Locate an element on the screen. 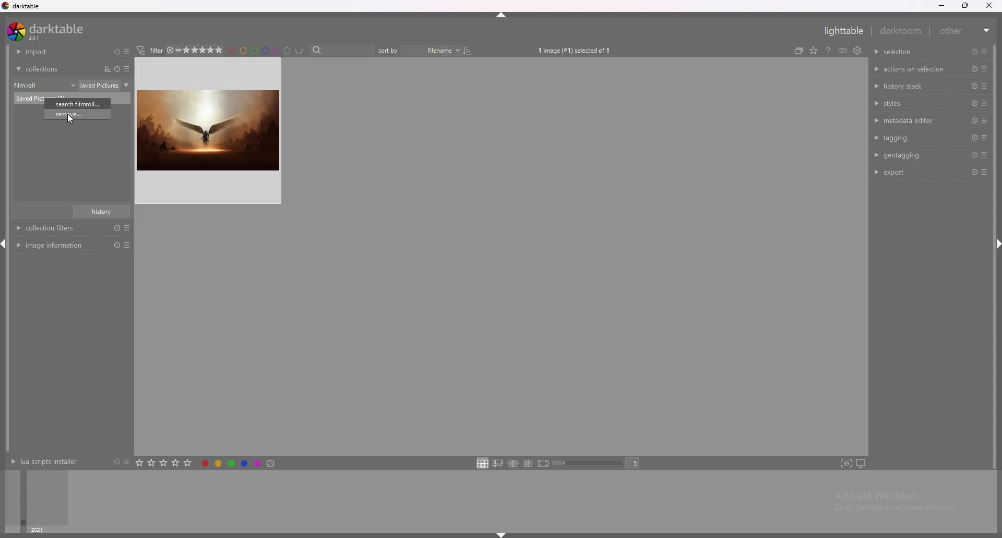 The height and width of the screenshot is (538, 1002). reset is located at coordinates (974, 103).